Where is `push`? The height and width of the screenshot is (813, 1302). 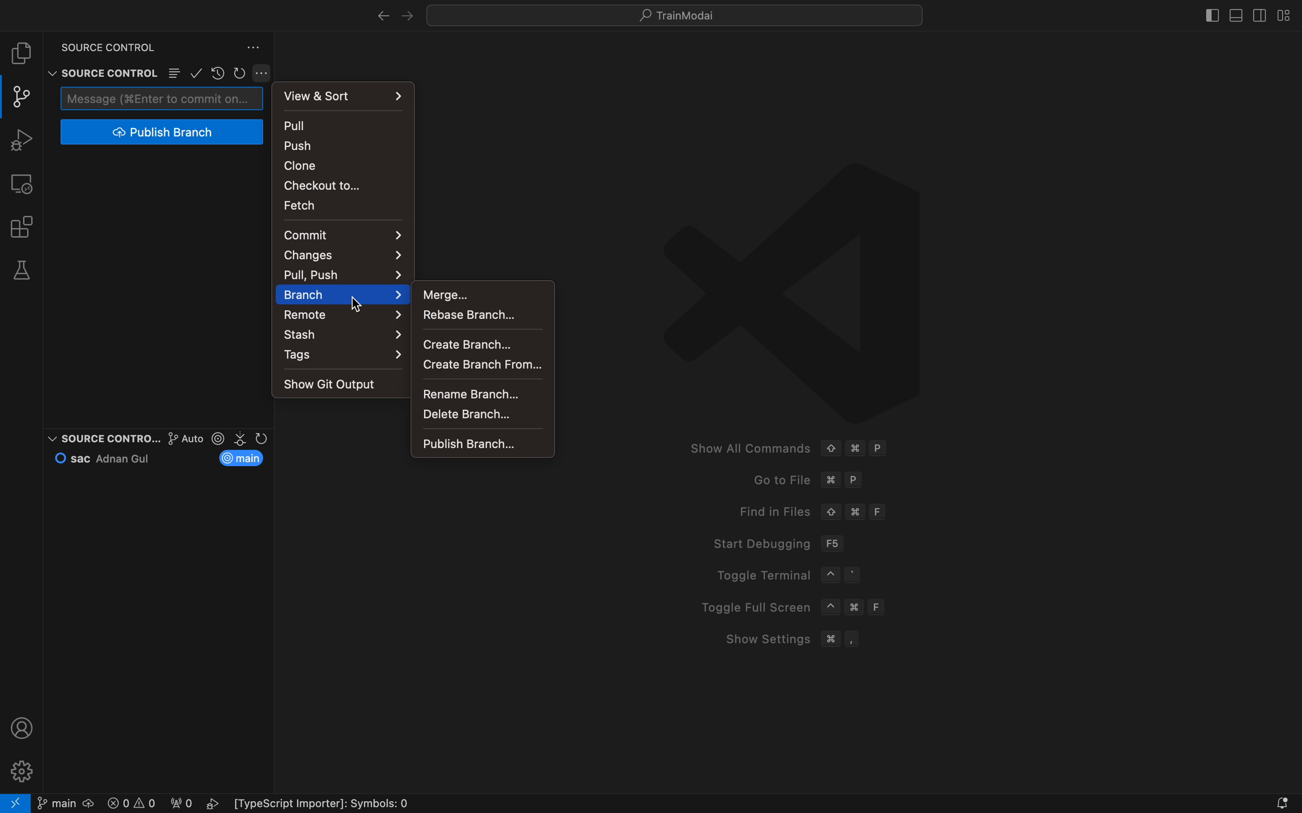 push is located at coordinates (345, 146).